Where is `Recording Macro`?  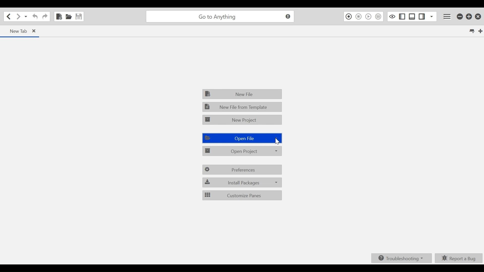
Recording Macro is located at coordinates (348, 17).